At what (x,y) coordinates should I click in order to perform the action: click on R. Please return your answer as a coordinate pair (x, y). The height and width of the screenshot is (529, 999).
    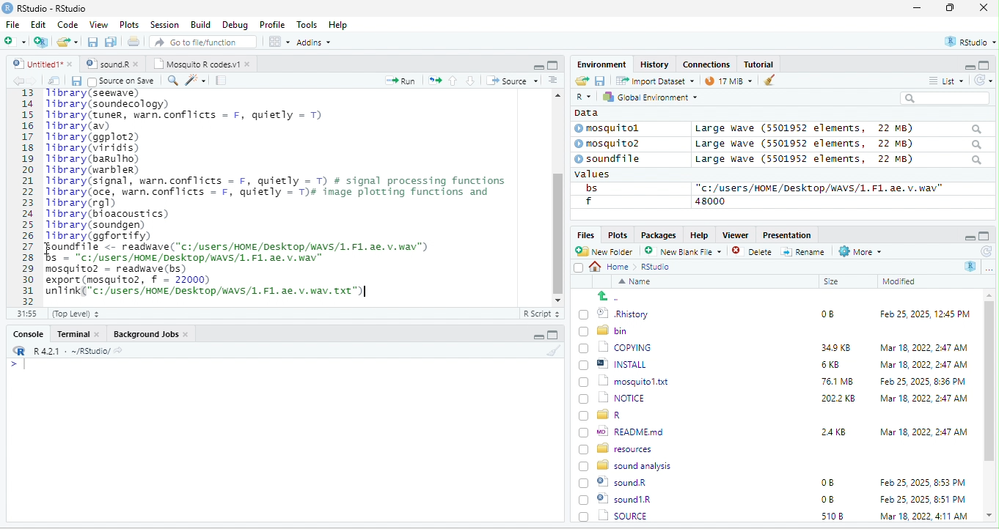
    Looking at the image, I should click on (582, 97).